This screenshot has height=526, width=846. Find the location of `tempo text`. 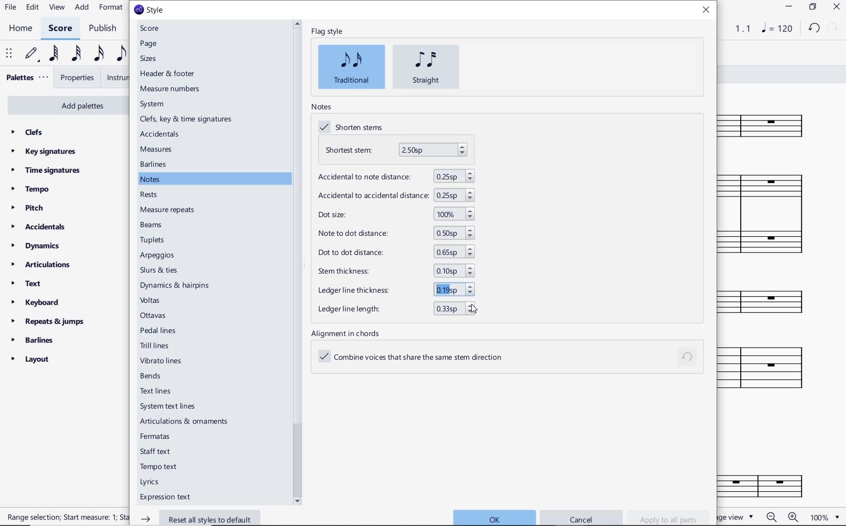

tempo text is located at coordinates (164, 467).